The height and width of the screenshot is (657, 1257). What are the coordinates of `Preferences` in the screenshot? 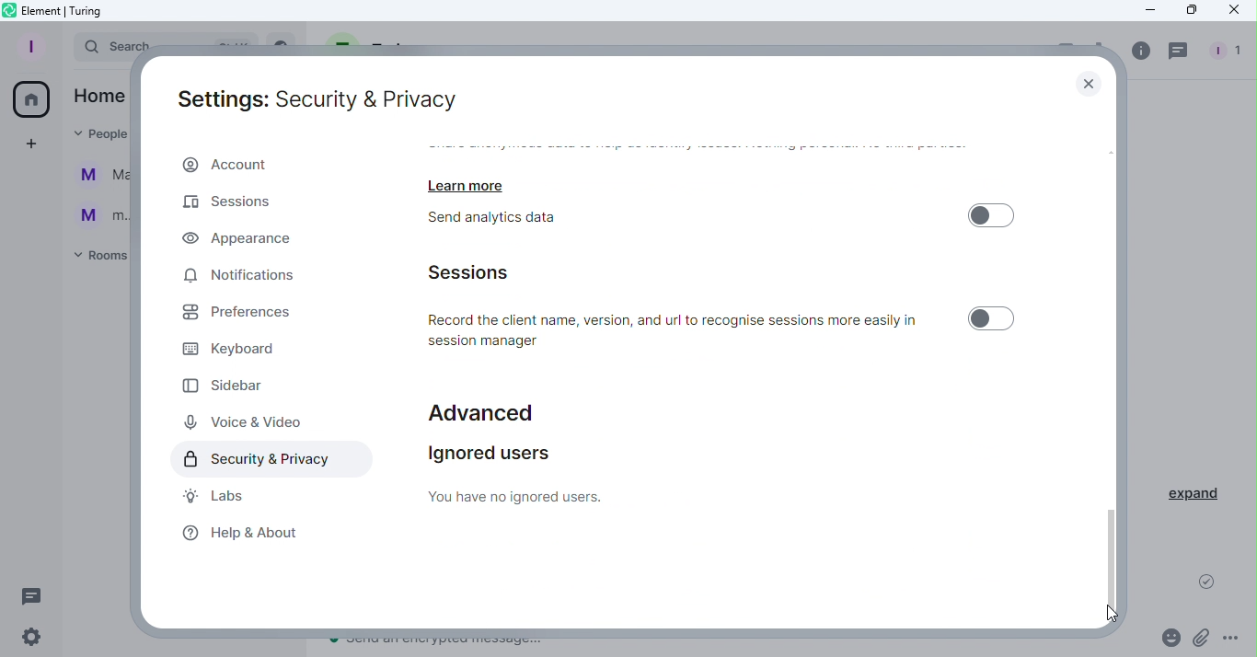 It's located at (254, 317).